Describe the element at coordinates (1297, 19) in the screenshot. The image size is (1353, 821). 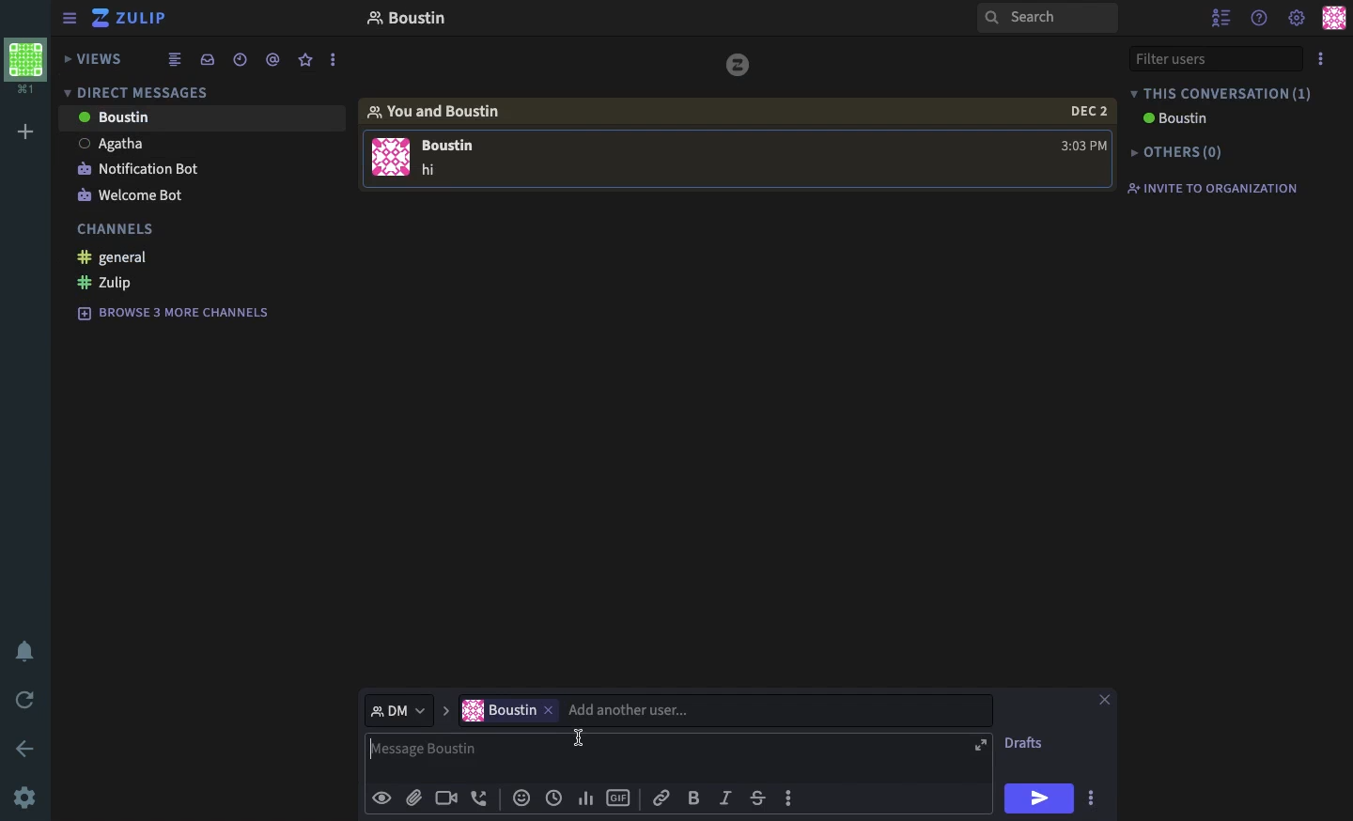
I see `settings` at that location.